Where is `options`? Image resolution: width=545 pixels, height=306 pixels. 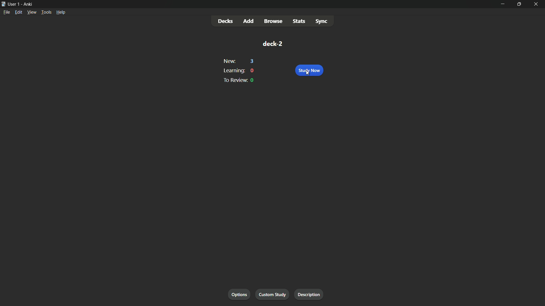
options is located at coordinates (241, 295).